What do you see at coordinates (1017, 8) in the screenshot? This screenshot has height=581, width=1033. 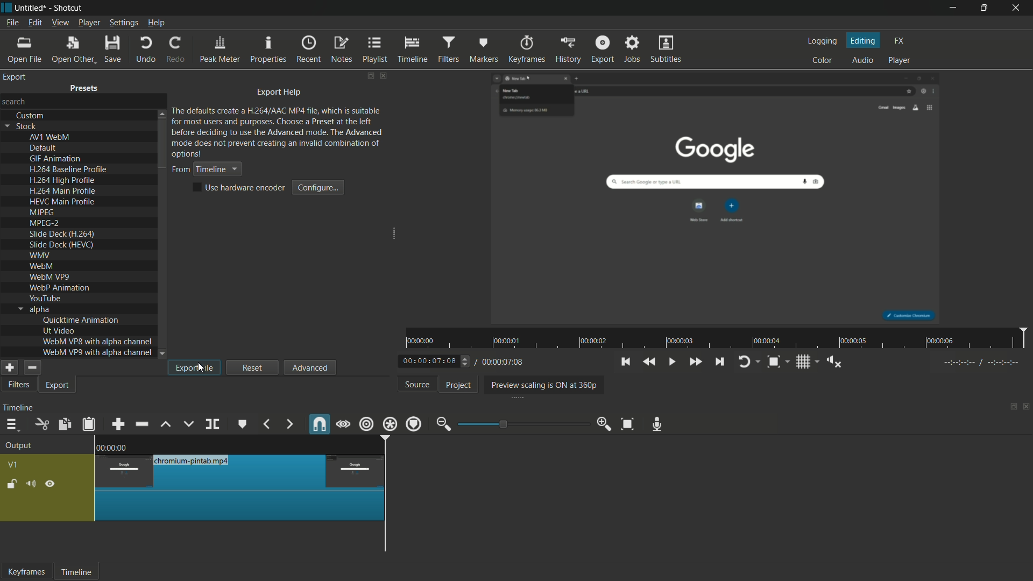 I see `close app` at bounding box center [1017, 8].